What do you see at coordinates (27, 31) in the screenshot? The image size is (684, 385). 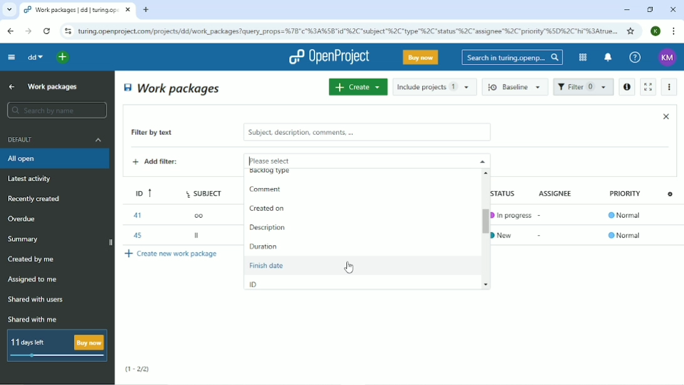 I see `Forward` at bounding box center [27, 31].